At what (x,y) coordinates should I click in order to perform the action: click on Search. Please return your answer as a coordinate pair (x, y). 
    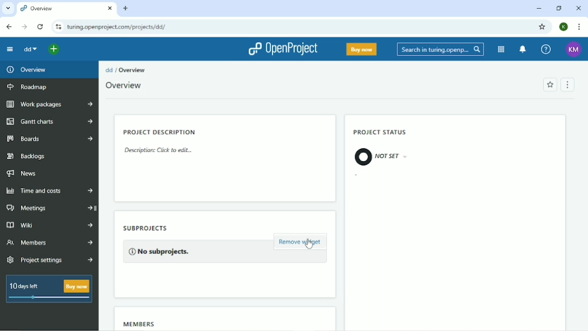
    Looking at the image, I should click on (440, 50).